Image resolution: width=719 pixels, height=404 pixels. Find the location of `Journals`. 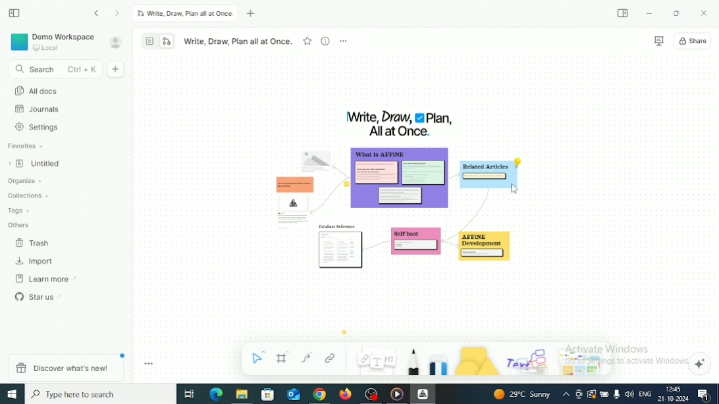

Journals is located at coordinates (38, 109).